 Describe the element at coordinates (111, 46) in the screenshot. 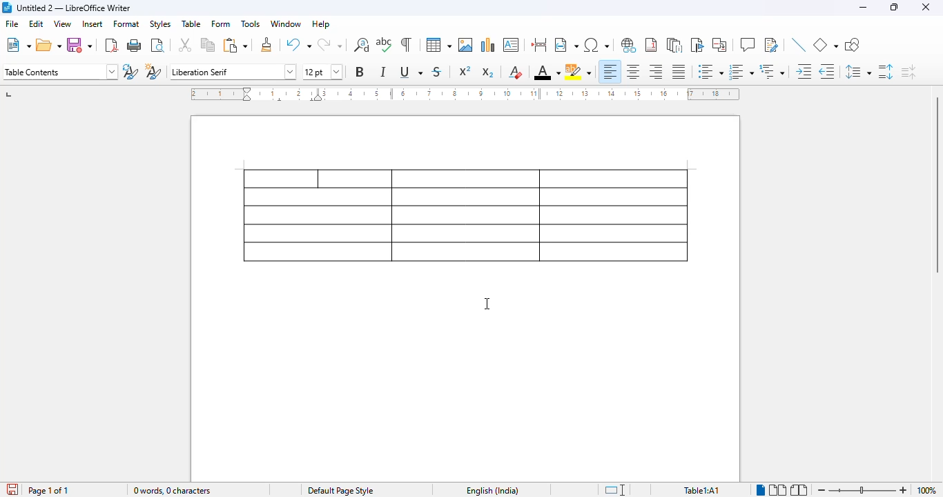

I see `export directly as PDF` at that location.